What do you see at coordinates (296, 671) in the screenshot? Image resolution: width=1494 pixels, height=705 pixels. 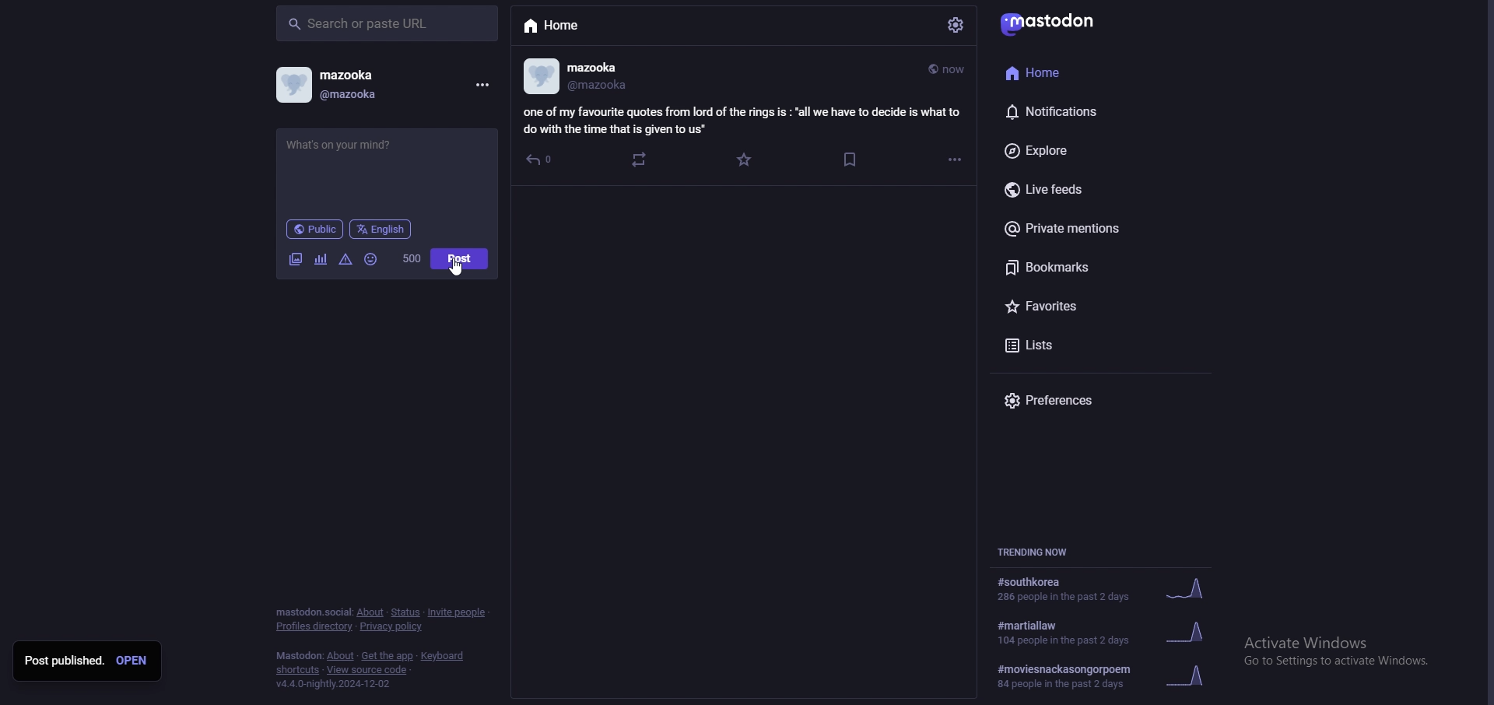 I see `shortcuts` at bounding box center [296, 671].